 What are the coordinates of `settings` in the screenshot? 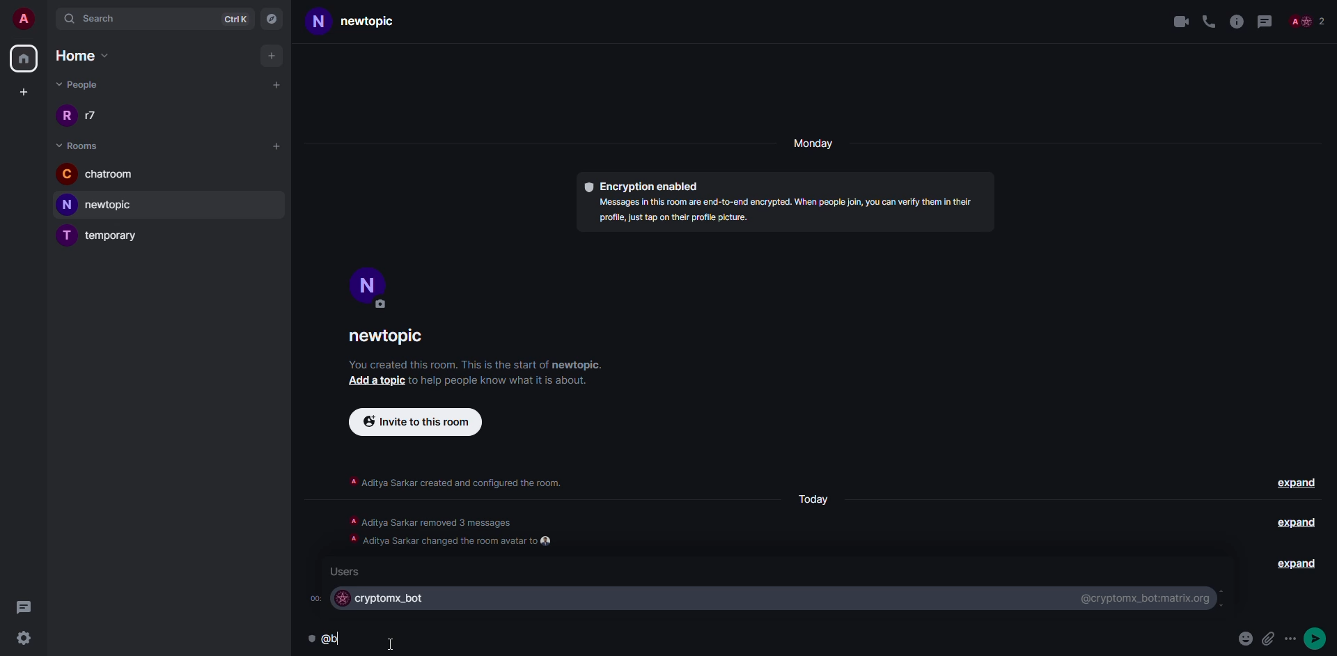 It's located at (23, 639).